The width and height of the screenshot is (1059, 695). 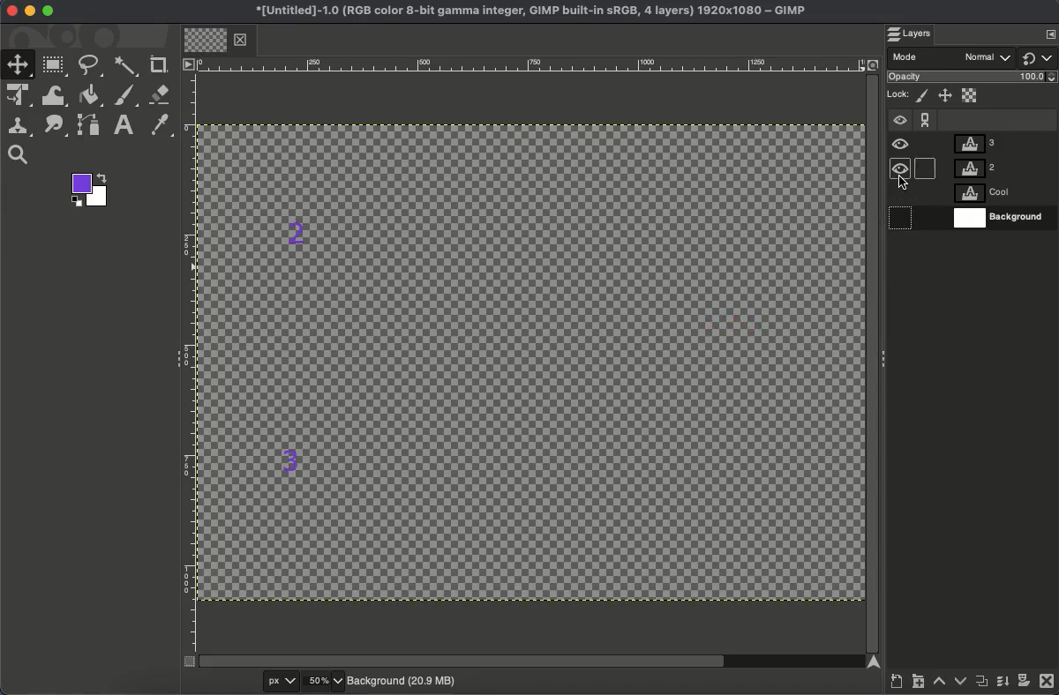 What do you see at coordinates (54, 126) in the screenshot?
I see `Smudge` at bounding box center [54, 126].